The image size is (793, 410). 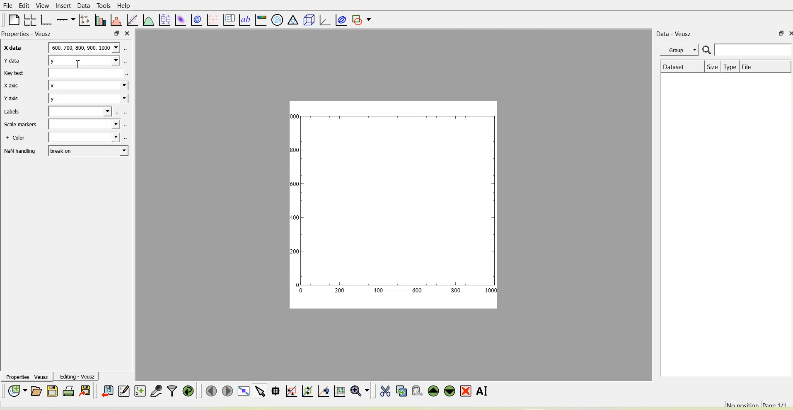 What do you see at coordinates (401, 391) in the screenshot?
I see `Copy the selected widget` at bounding box center [401, 391].